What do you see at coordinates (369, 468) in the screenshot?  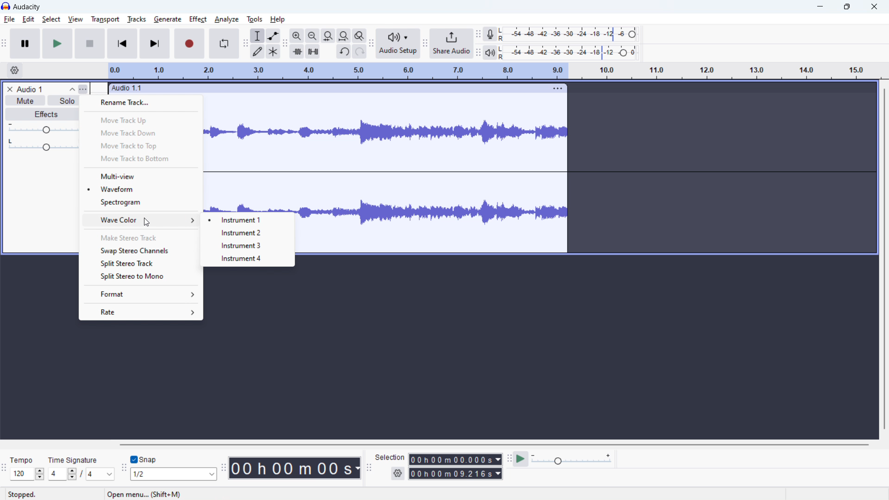 I see `selection toolbar` at bounding box center [369, 468].